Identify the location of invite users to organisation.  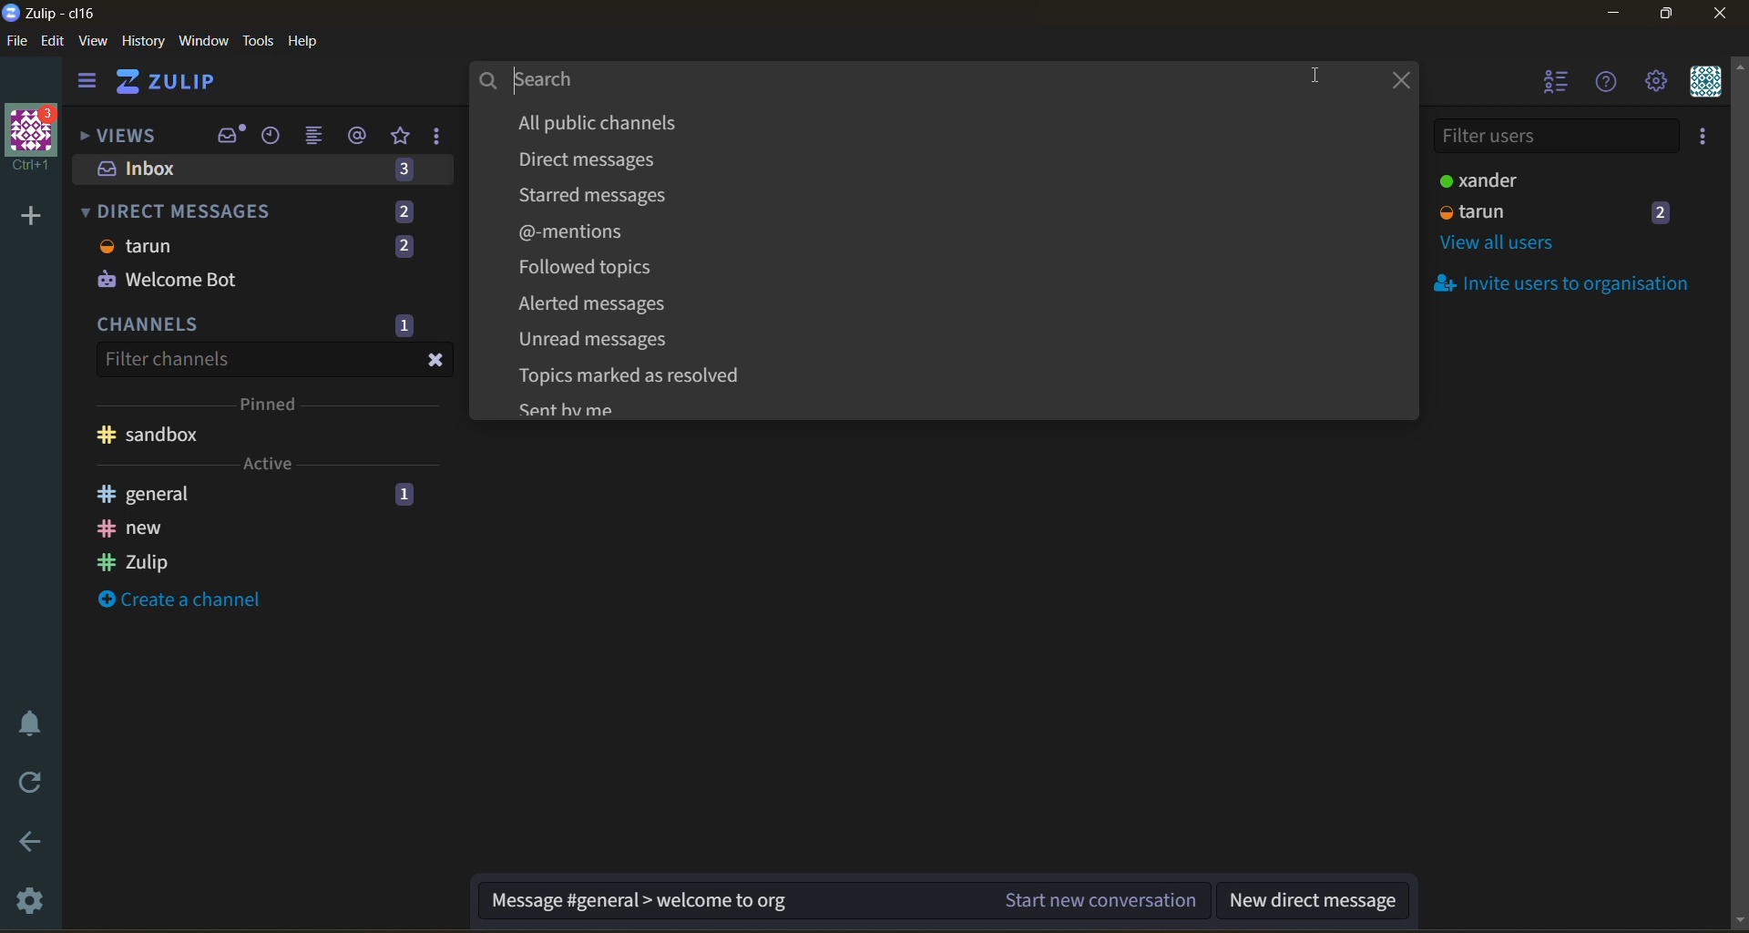
(1553, 282).